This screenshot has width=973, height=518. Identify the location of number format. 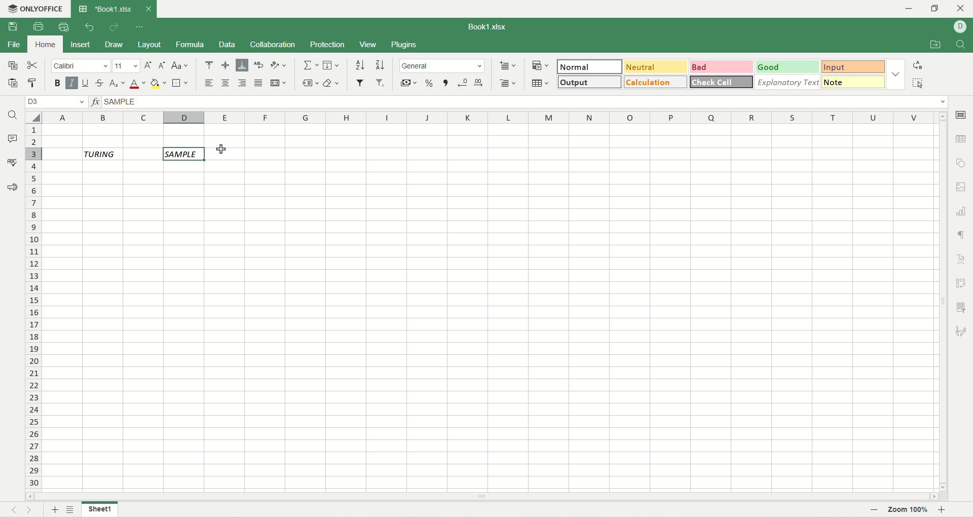
(442, 65).